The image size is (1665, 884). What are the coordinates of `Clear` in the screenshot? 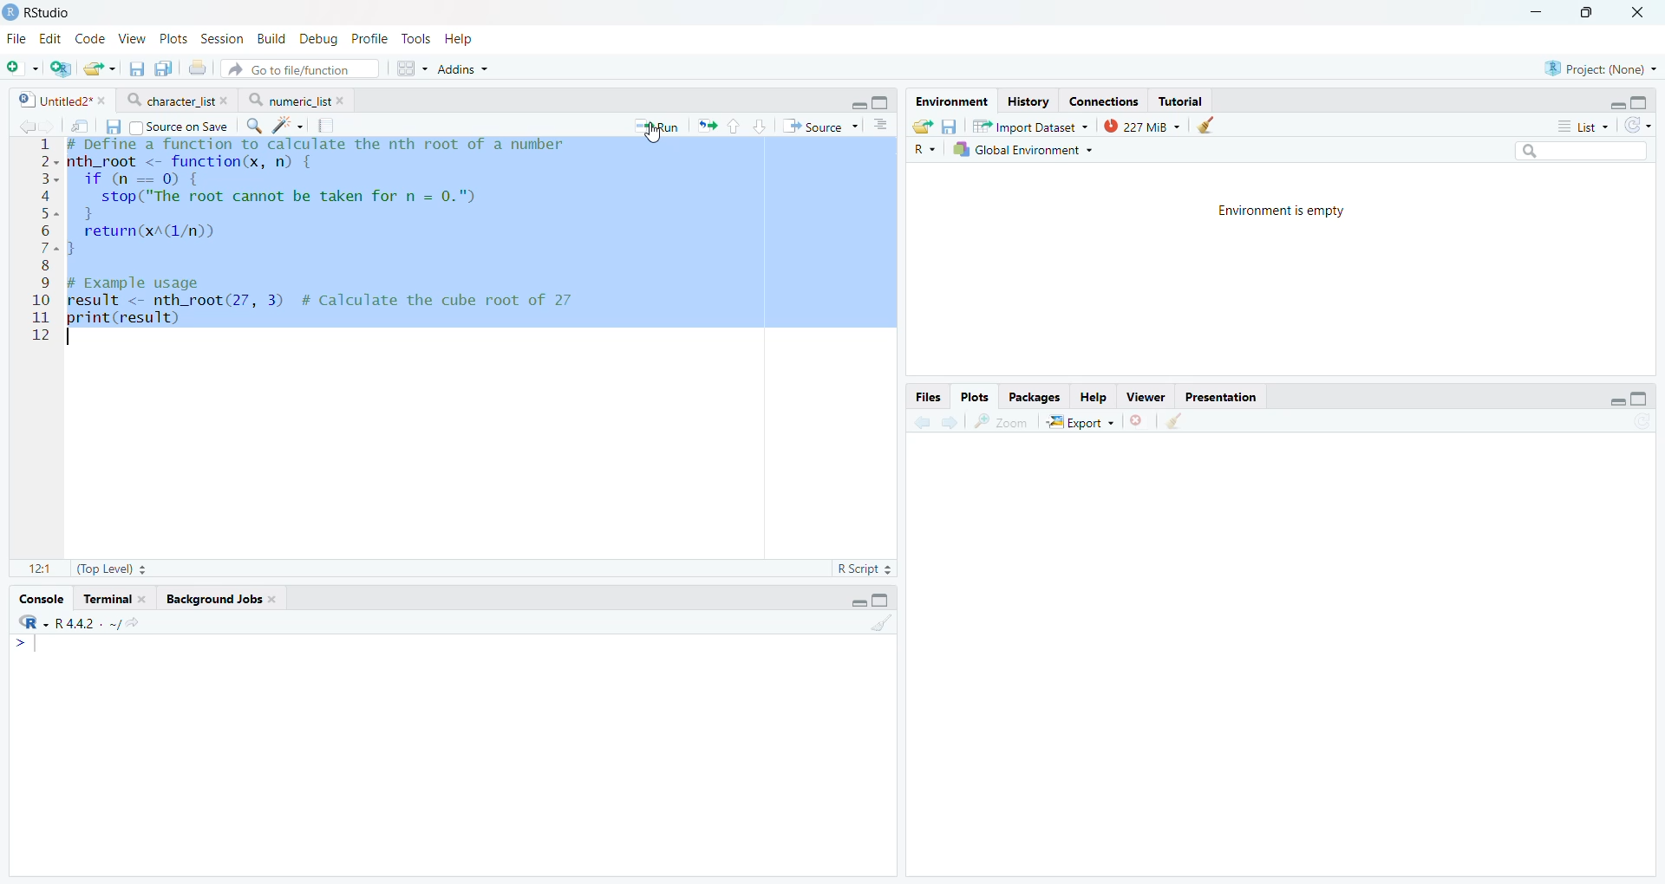 It's located at (1177, 422).